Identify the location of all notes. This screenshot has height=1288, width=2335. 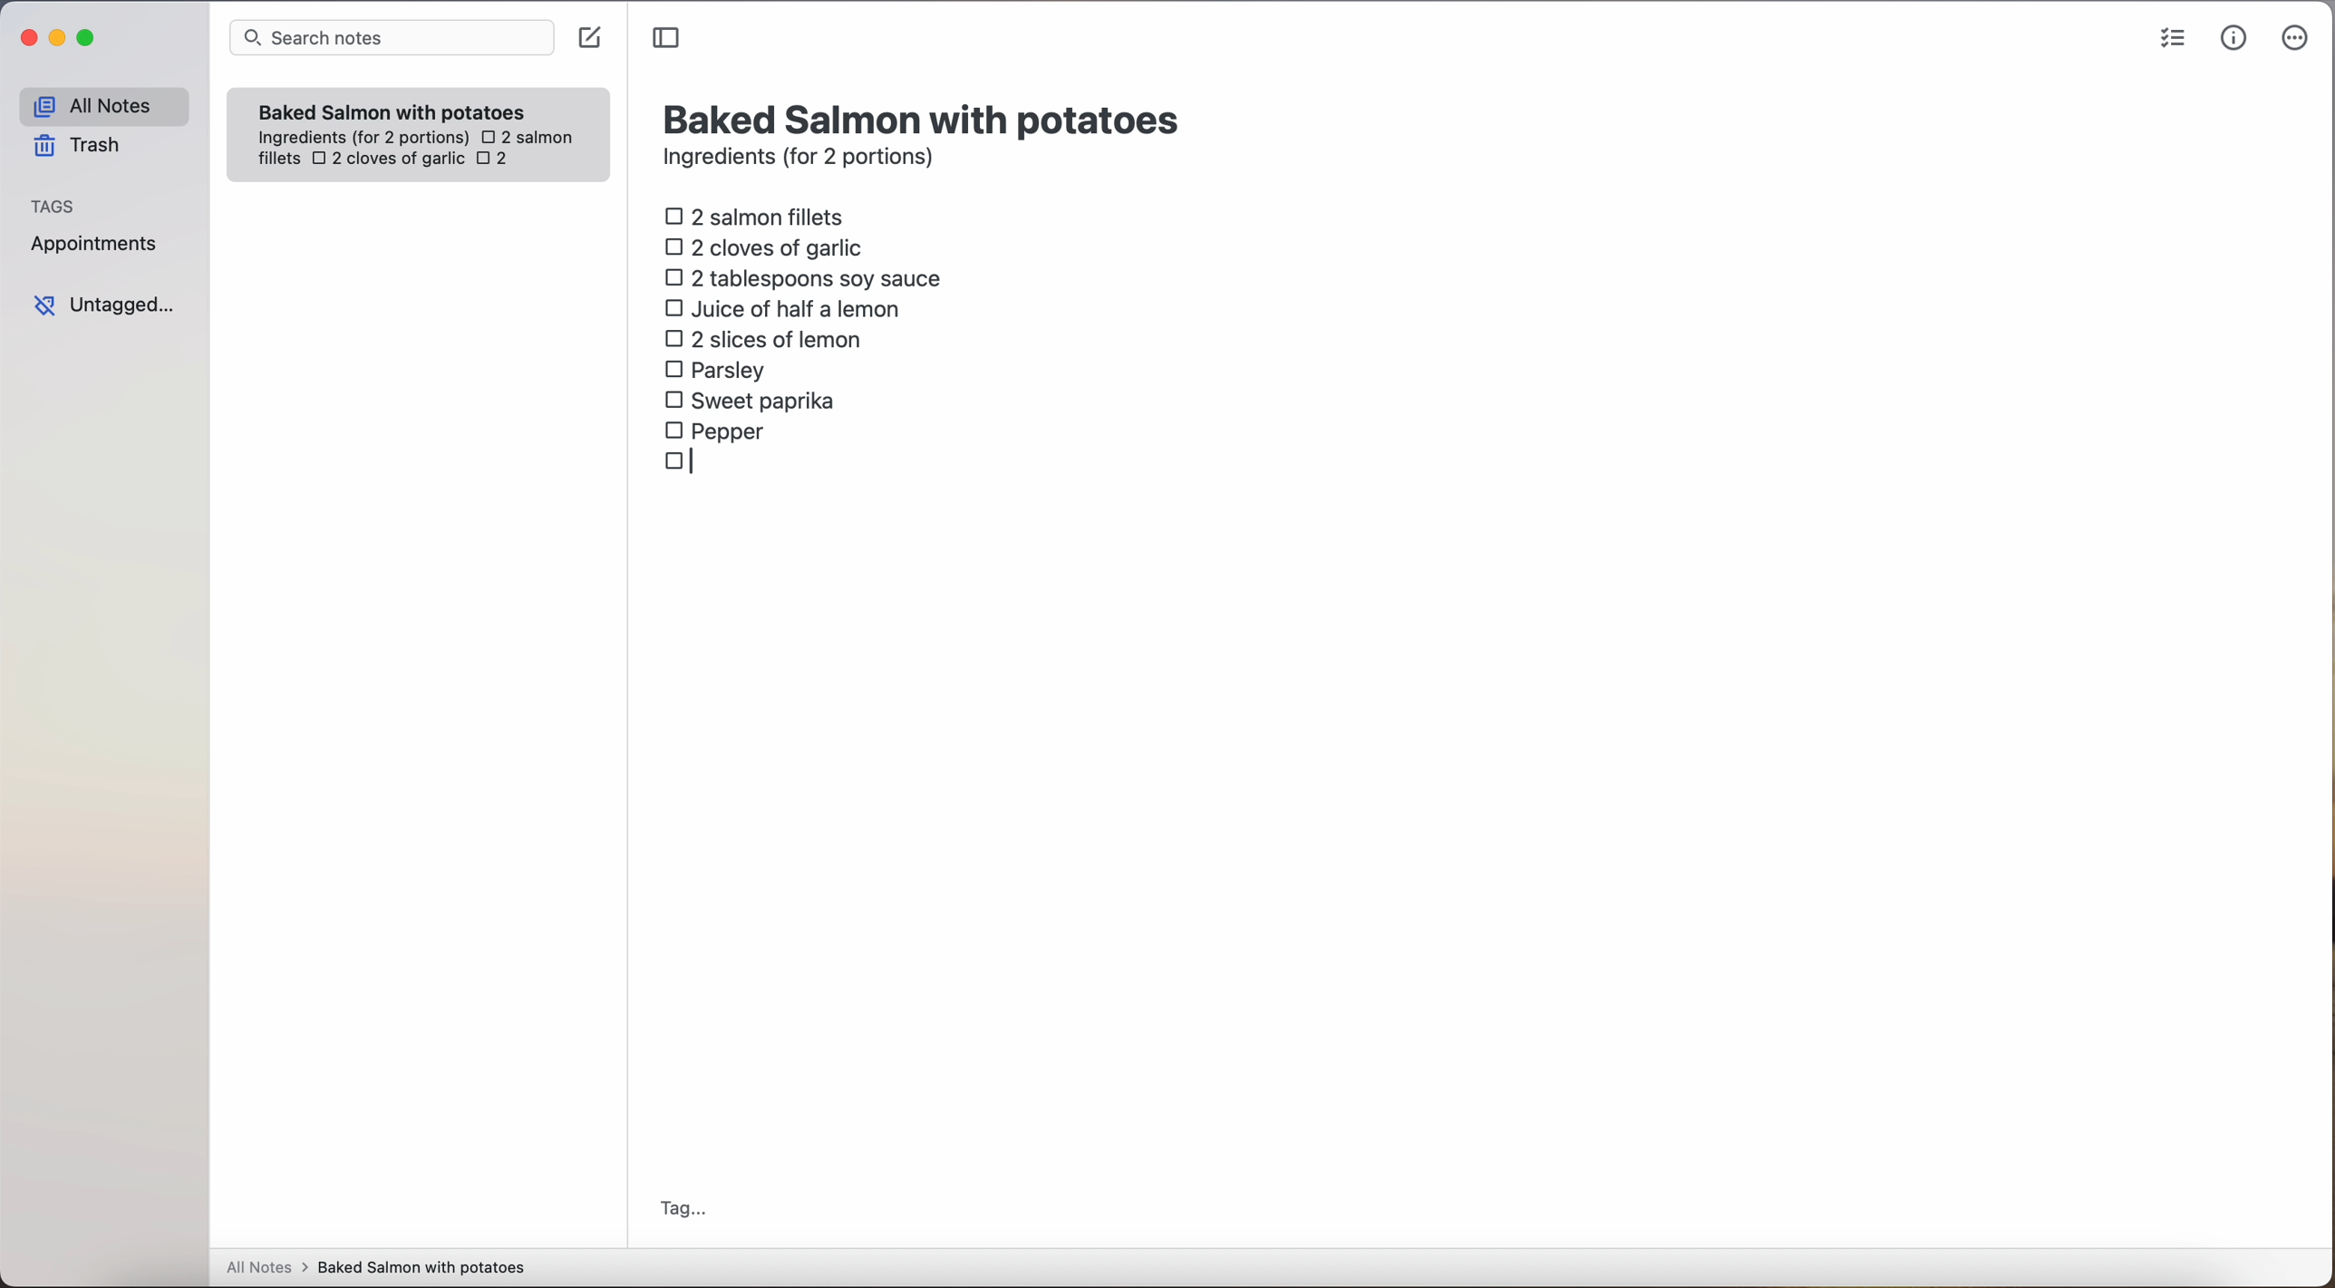
(103, 105).